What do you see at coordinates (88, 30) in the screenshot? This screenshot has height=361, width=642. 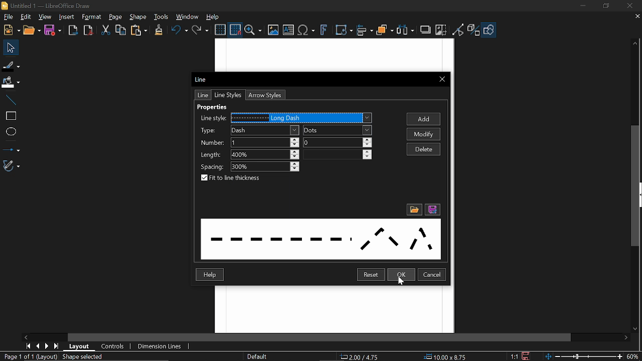 I see `Export to pdf` at bounding box center [88, 30].